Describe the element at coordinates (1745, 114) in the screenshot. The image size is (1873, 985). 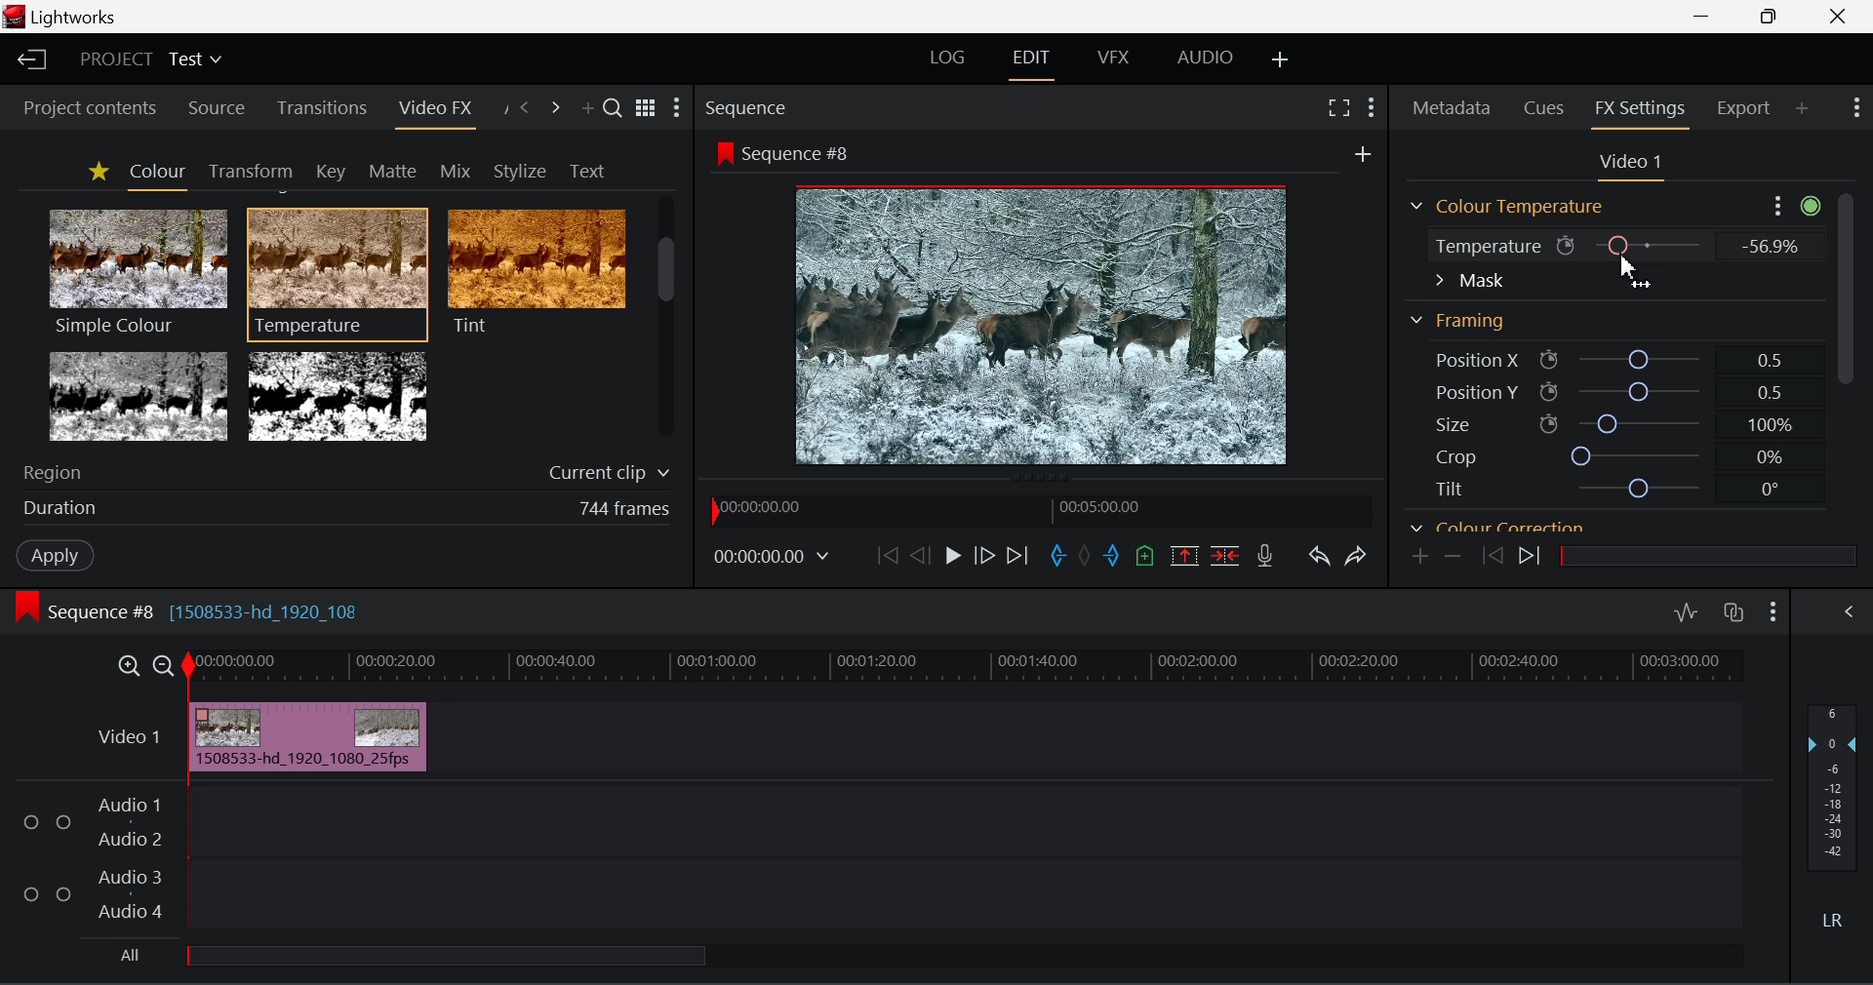
I see `Export` at that location.